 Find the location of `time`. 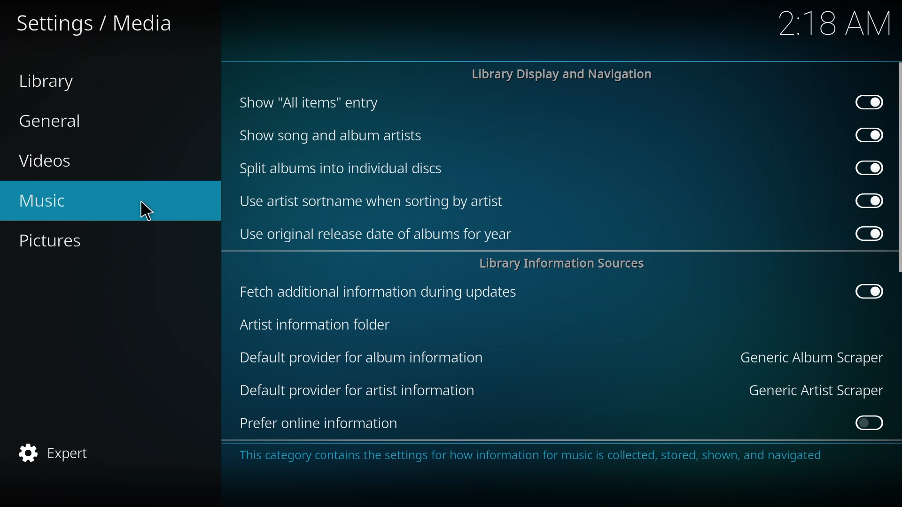

time is located at coordinates (834, 23).